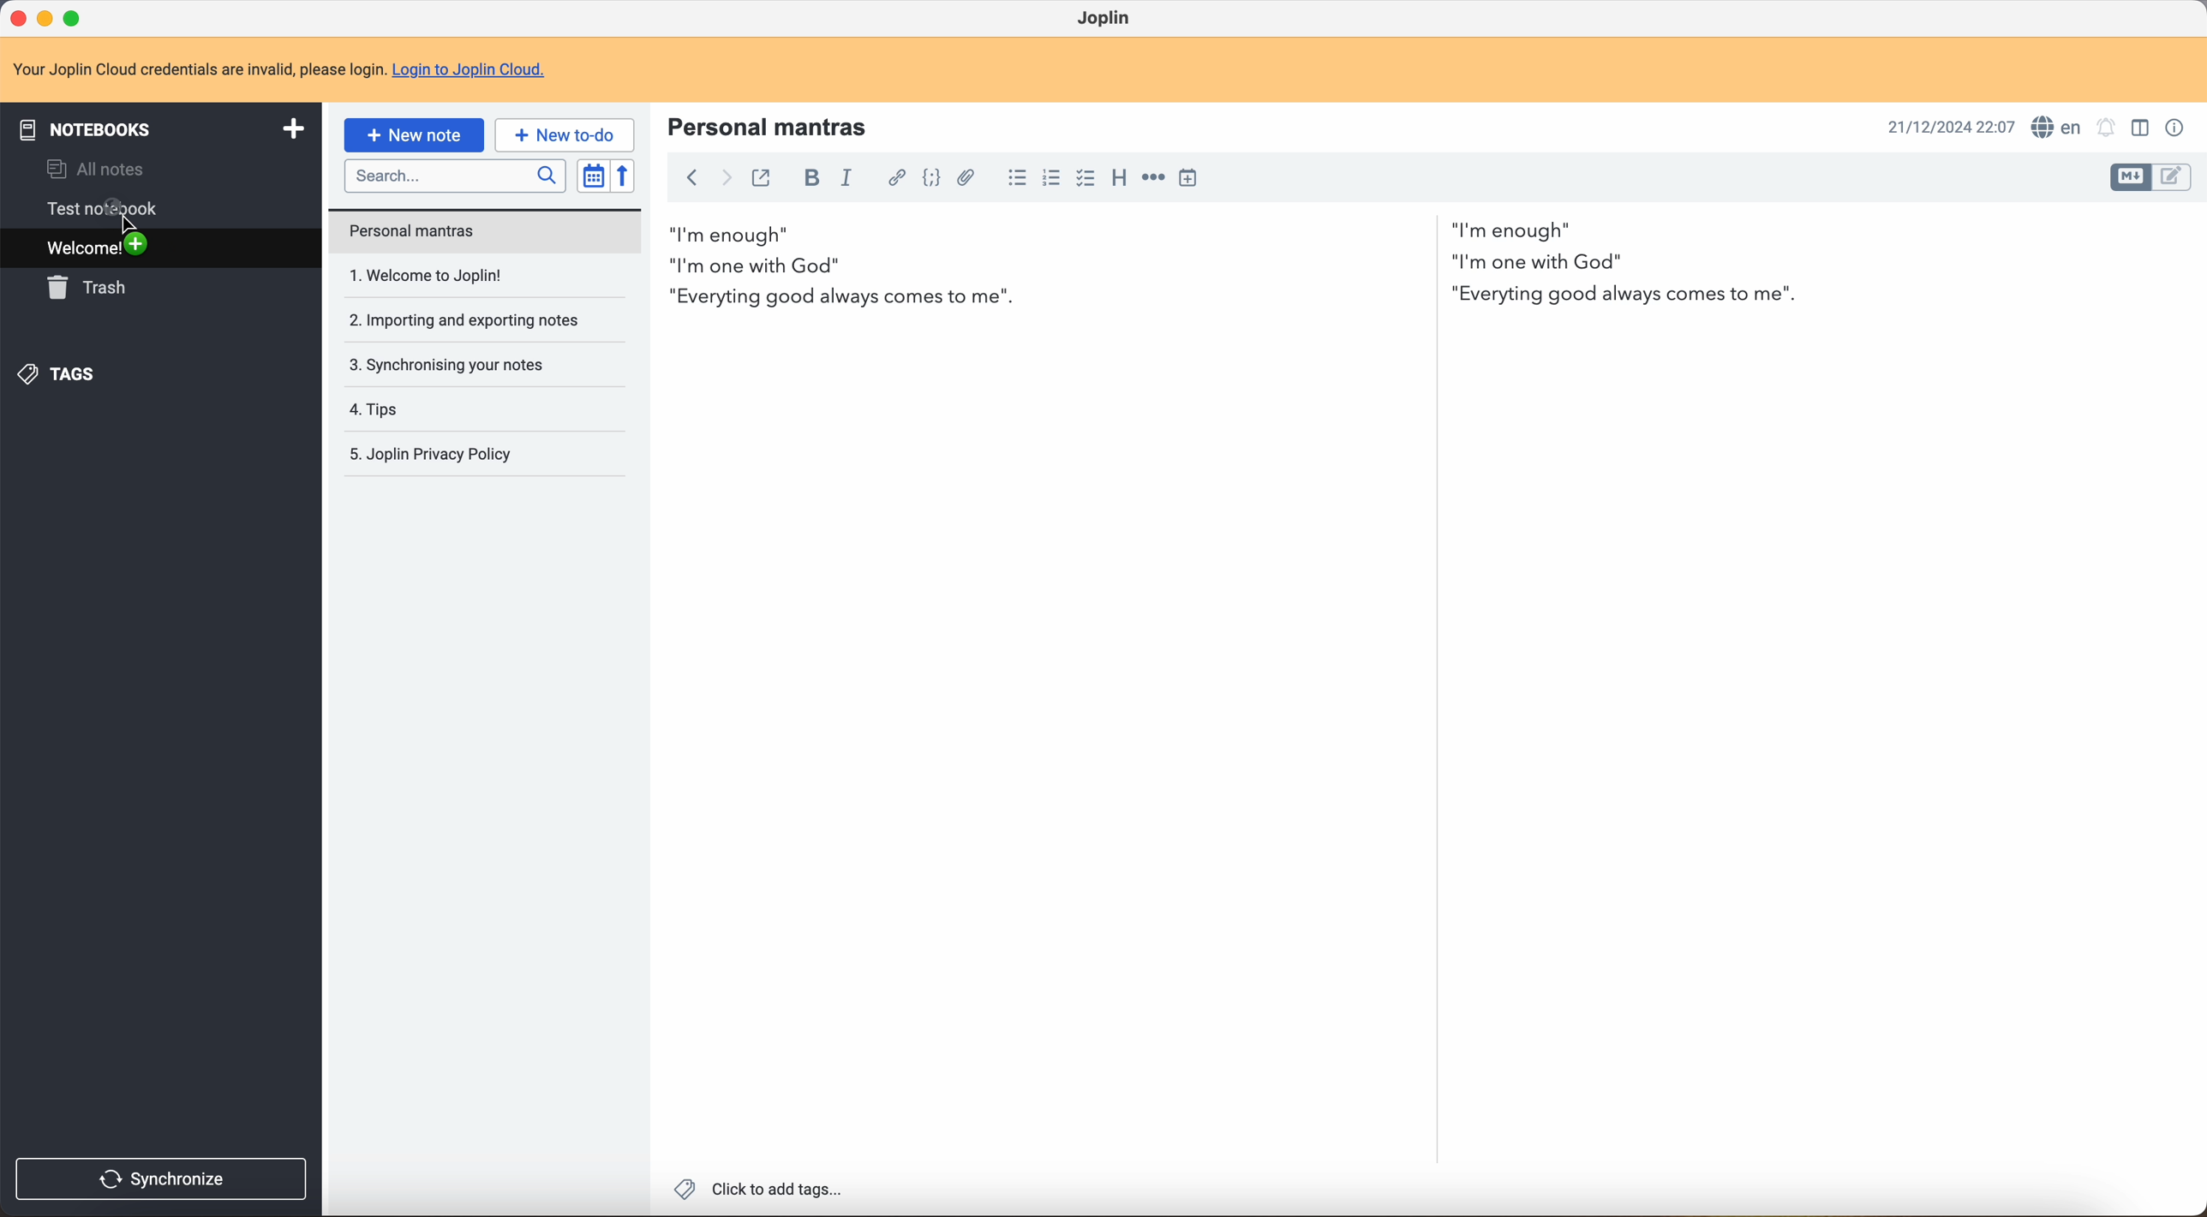  What do you see at coordinates (104, 170) in the screenshot?
I see `all notes` at bounding box center [104, 170].